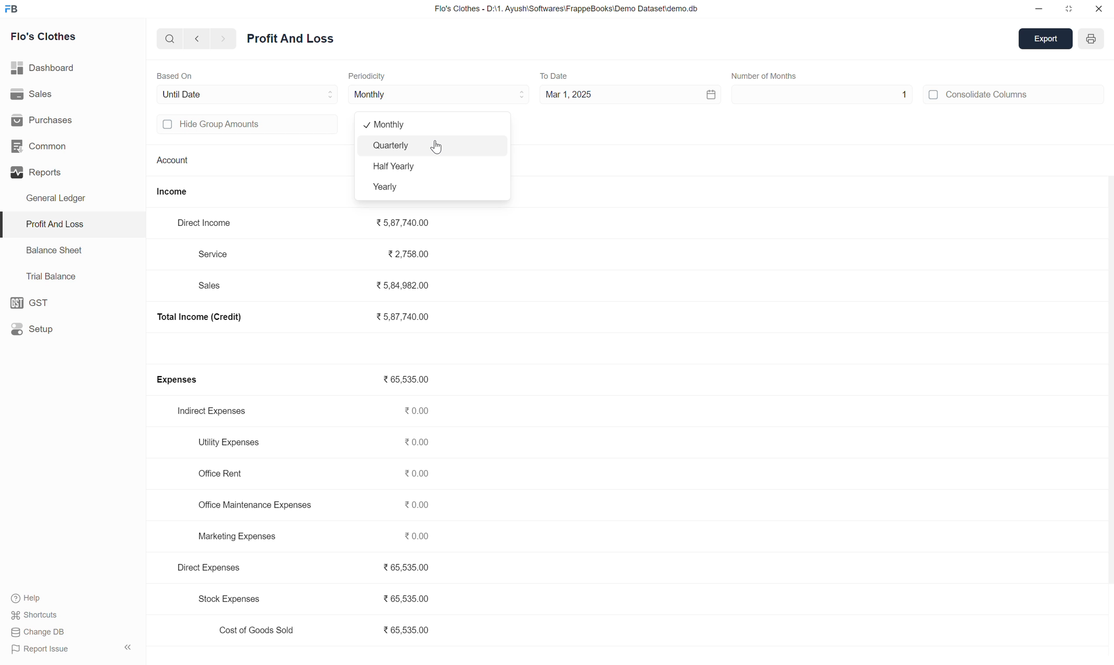  What do you see at coordinates (39, 616) in the screenshot?
I see `Shortcuts` at bounding box center [39, 616].